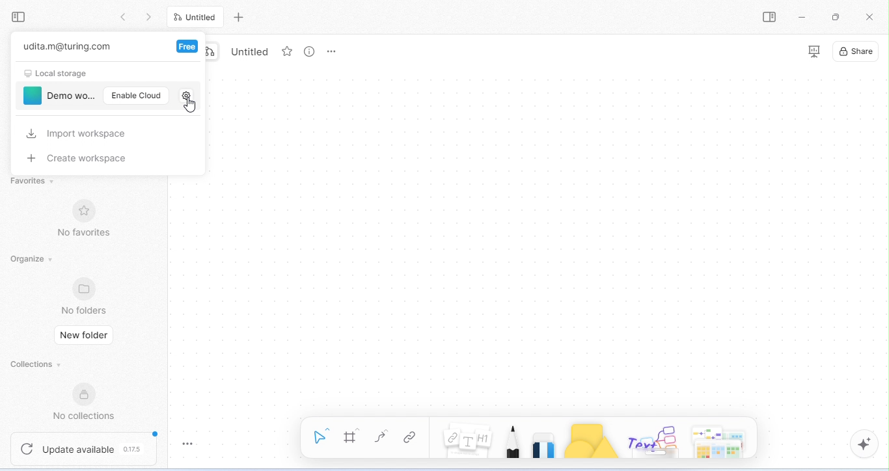 The height and width of the screenshot is (471, 889). What do you see at coordinates (211, 51) in the screenshot?
I see `edgeless mode` at bounding box center [211, 51].